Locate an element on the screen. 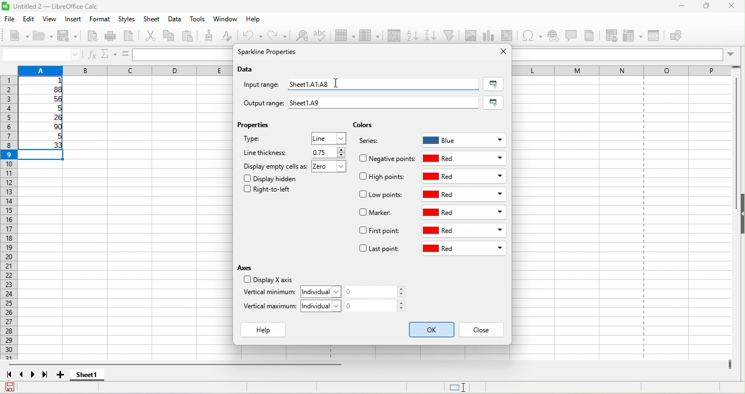 The height and width of the screenshot is (394, 745). column headingas is located at coordinates (628, 70).